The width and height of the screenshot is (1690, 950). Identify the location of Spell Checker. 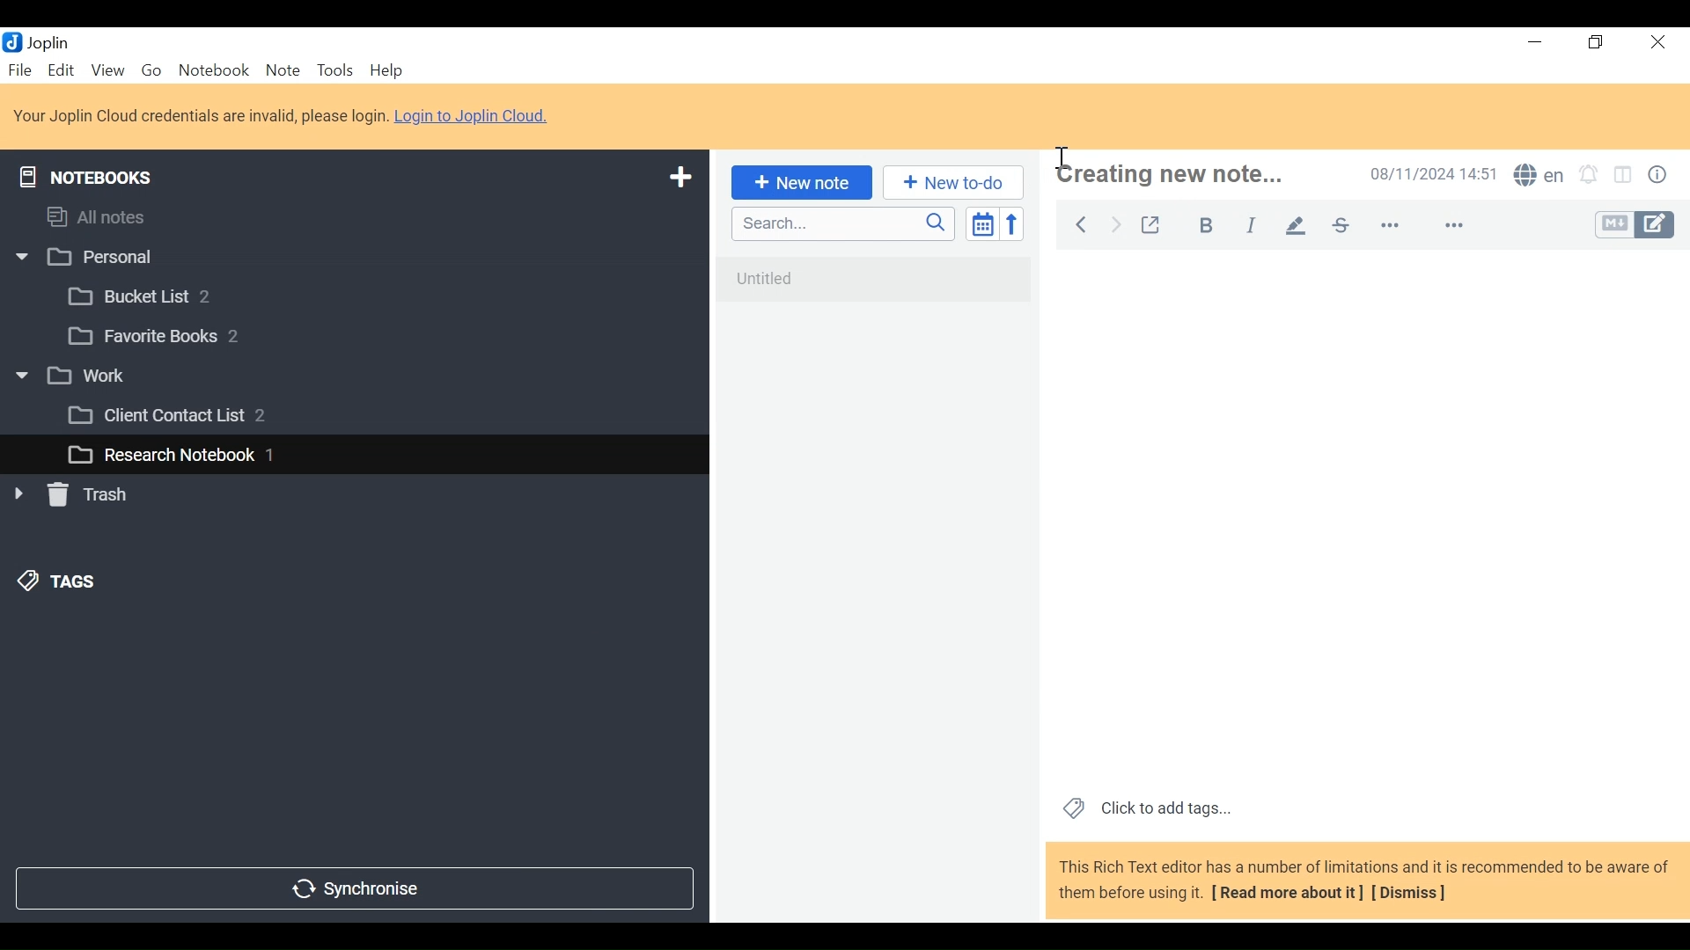
(1539, 177).